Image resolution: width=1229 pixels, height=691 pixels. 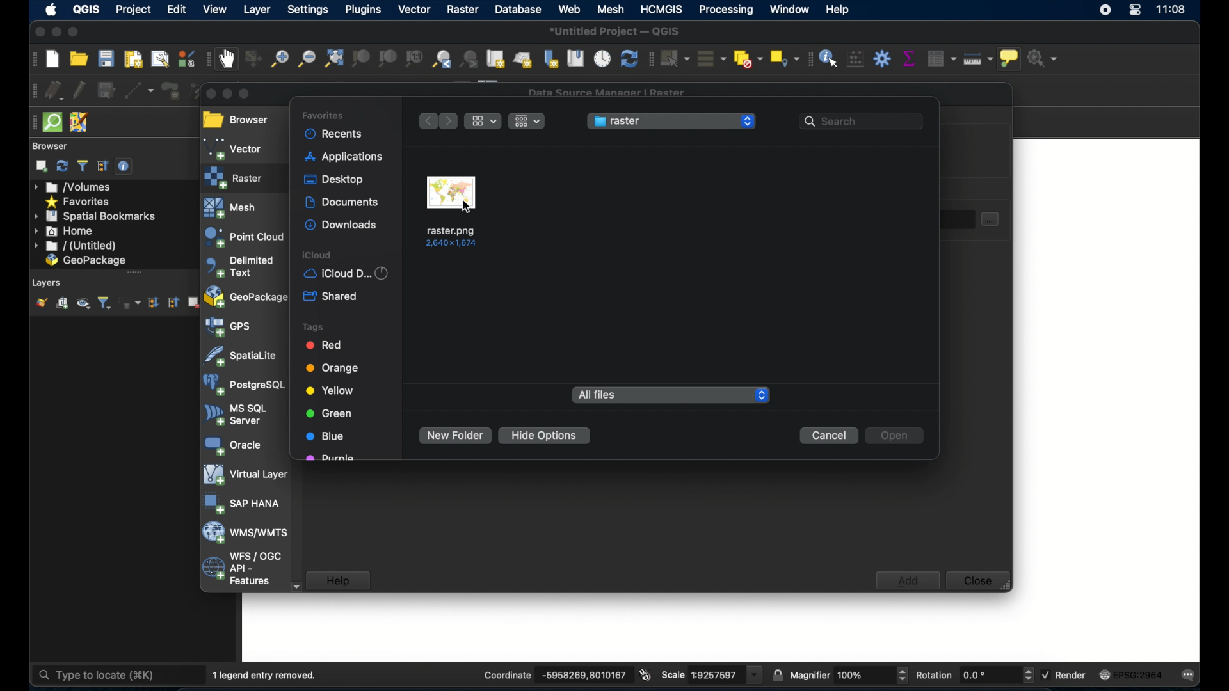 I want to click on minimize, so click(x=56, y=32).